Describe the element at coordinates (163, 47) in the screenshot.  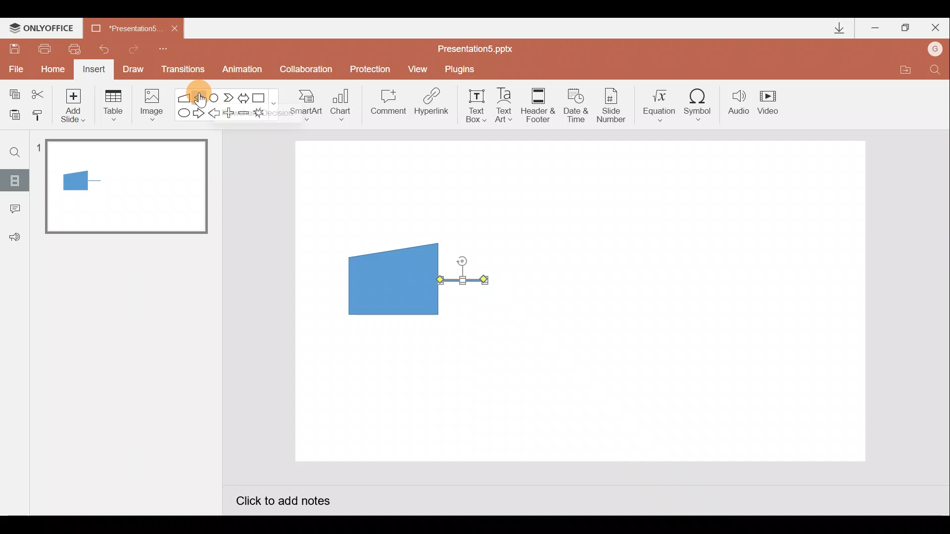
I see `Customize quick access toolbar` at that location.